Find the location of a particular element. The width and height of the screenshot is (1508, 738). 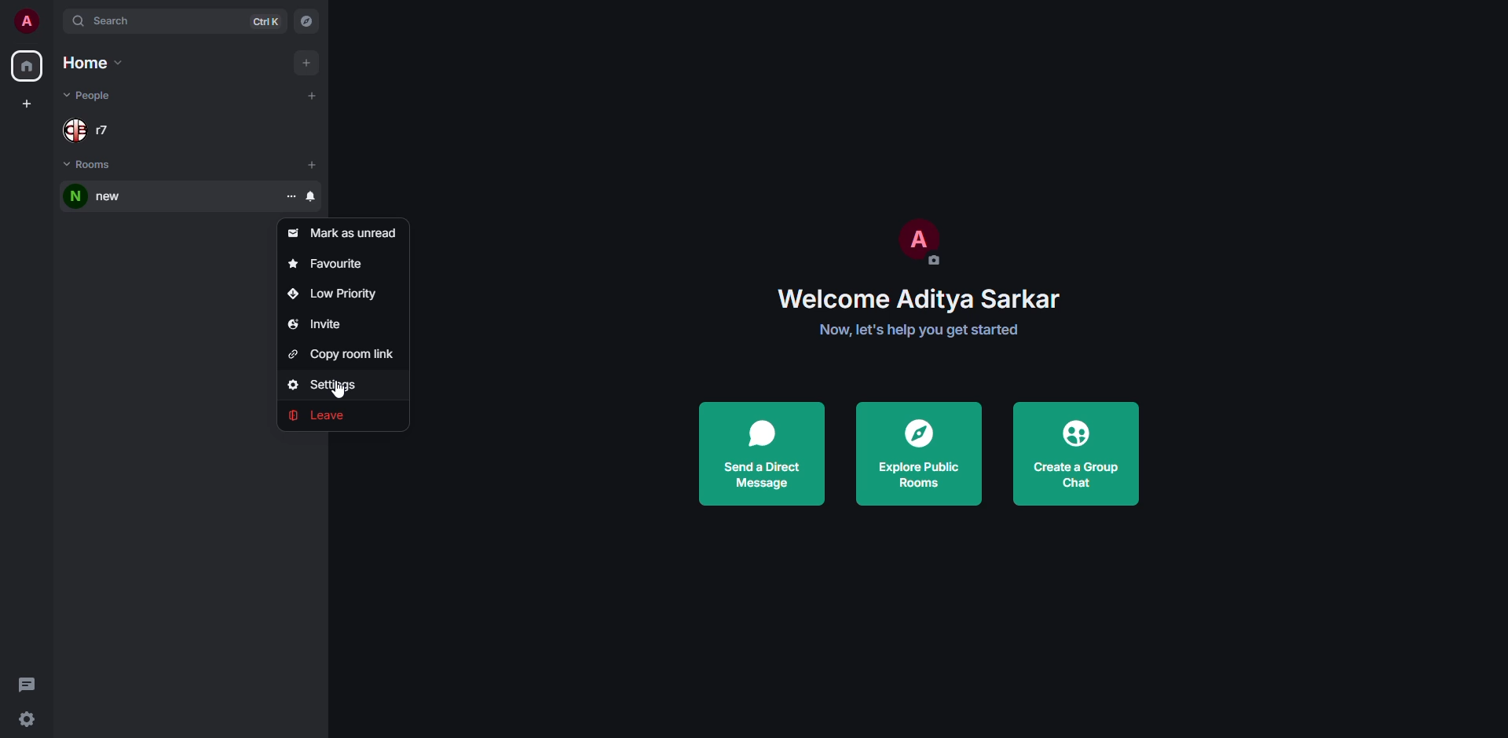

search is located at coordinates (111, 22).